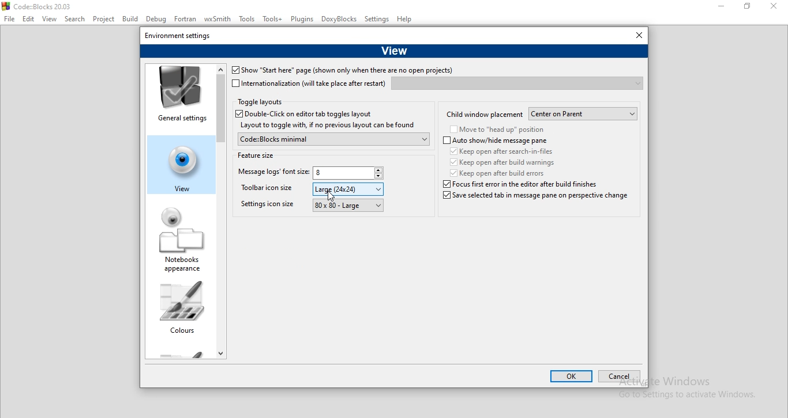 Image resolution: width=788 pixels, height=418 pixels. What do you see at coordinates (28, 19) in the screenshot?
I see `Edit` at bounding box center [28, 19].